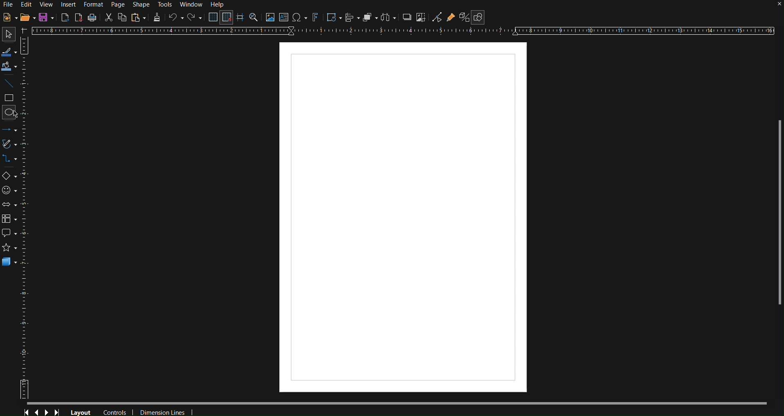 The image size is (784, 416). Describe the element at coordinates (253, 18) in the screenshot. I see `Zoom and Pan` at that location.